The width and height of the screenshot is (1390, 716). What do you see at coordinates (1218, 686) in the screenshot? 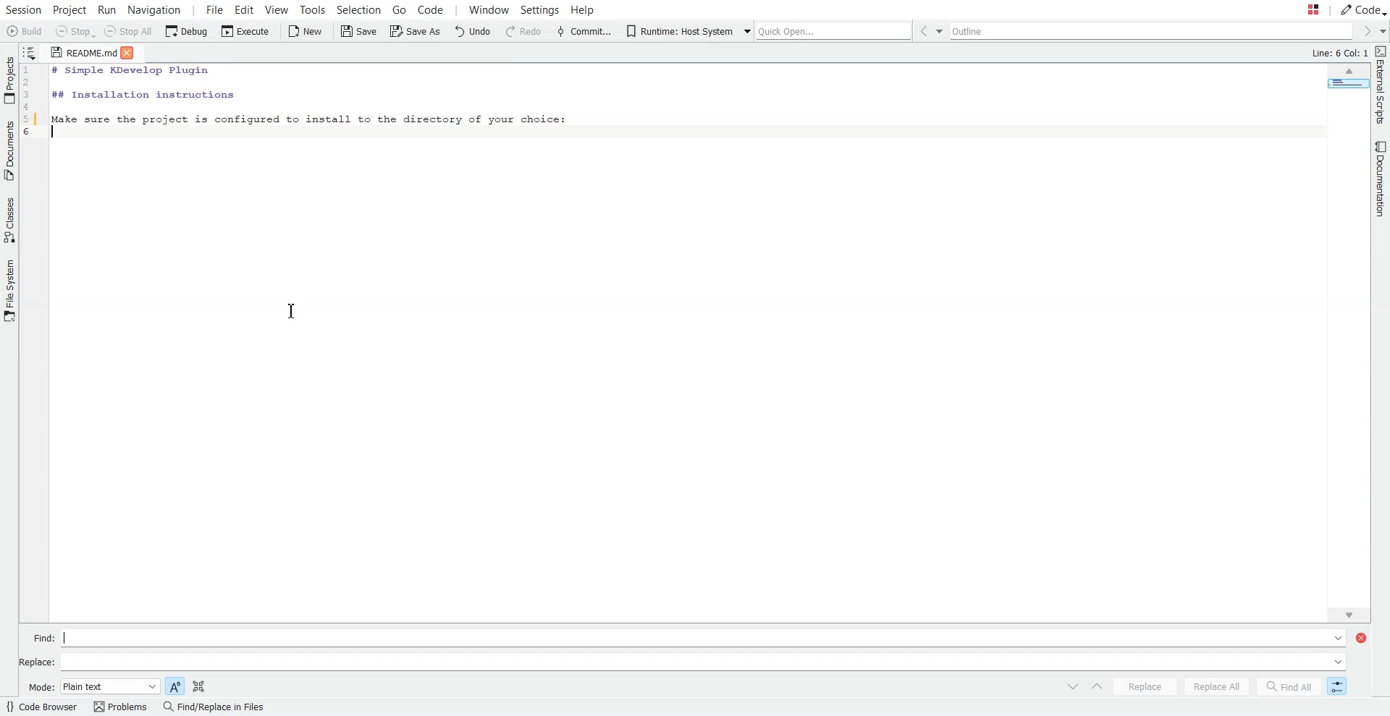
I see `Replace All` at bounding box center [1218, 686].